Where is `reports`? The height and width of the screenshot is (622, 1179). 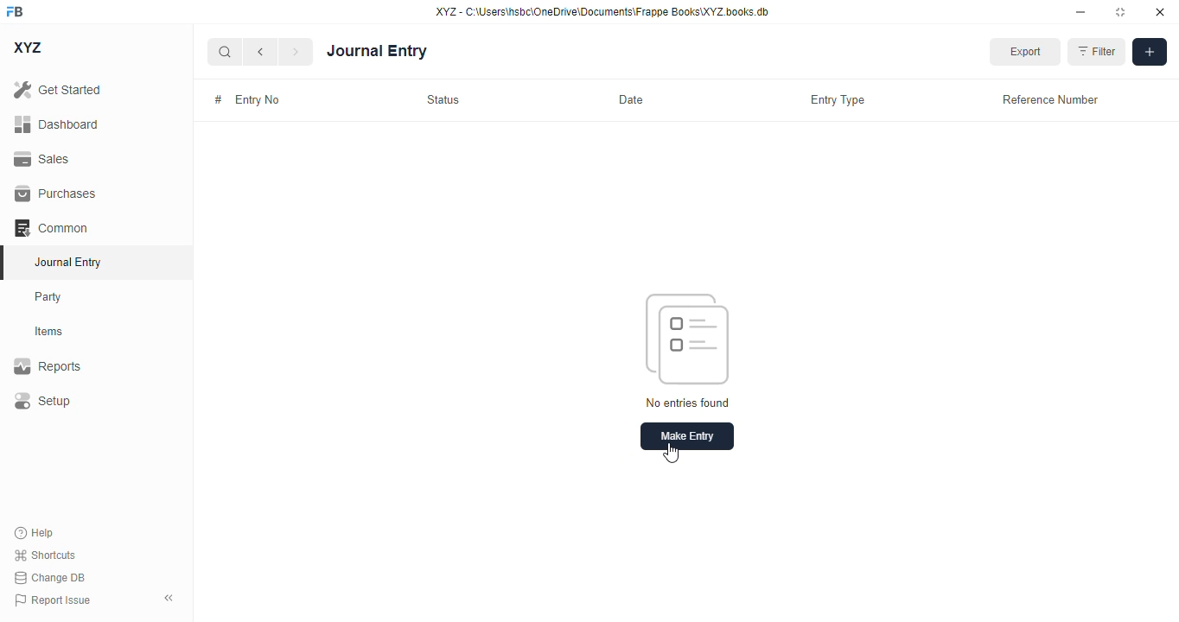
reports is located at coordinates (48, 365).